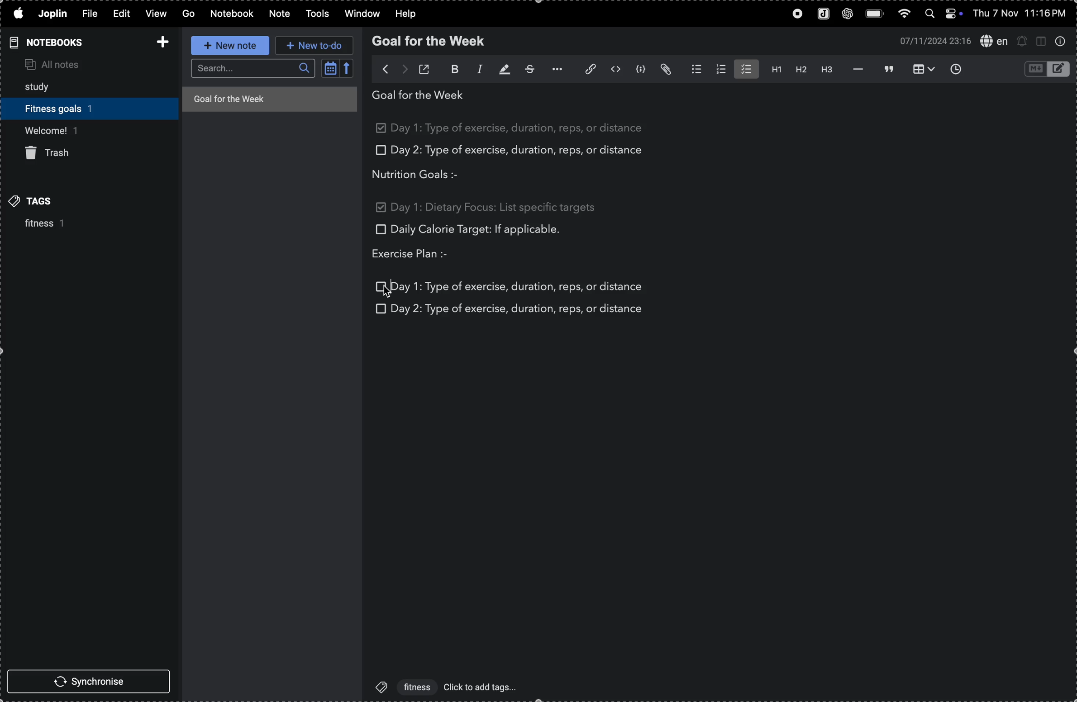 The image size is (1077, 702). I want to click on horizontal line, so click(854, 69).